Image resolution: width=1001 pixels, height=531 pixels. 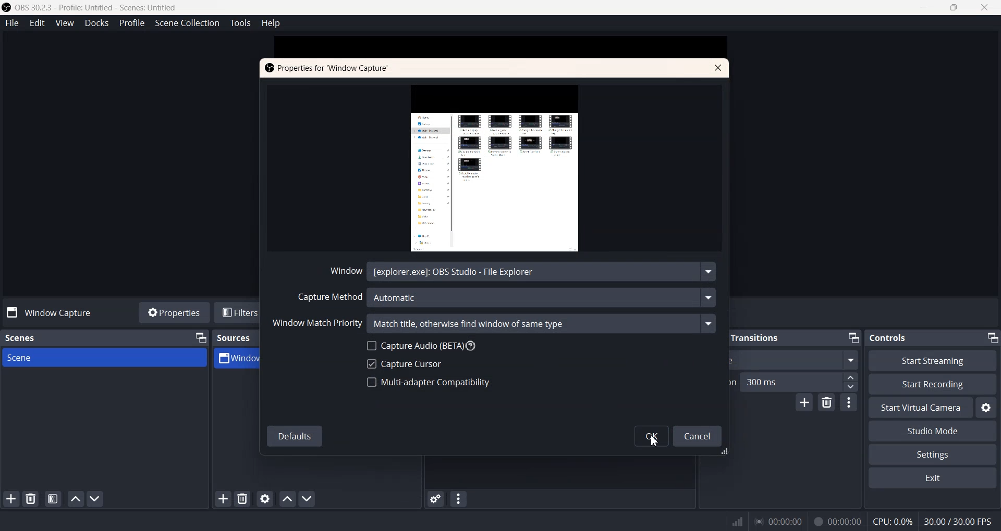 I want to click on 00:00:00, so click(x=837, y=521).